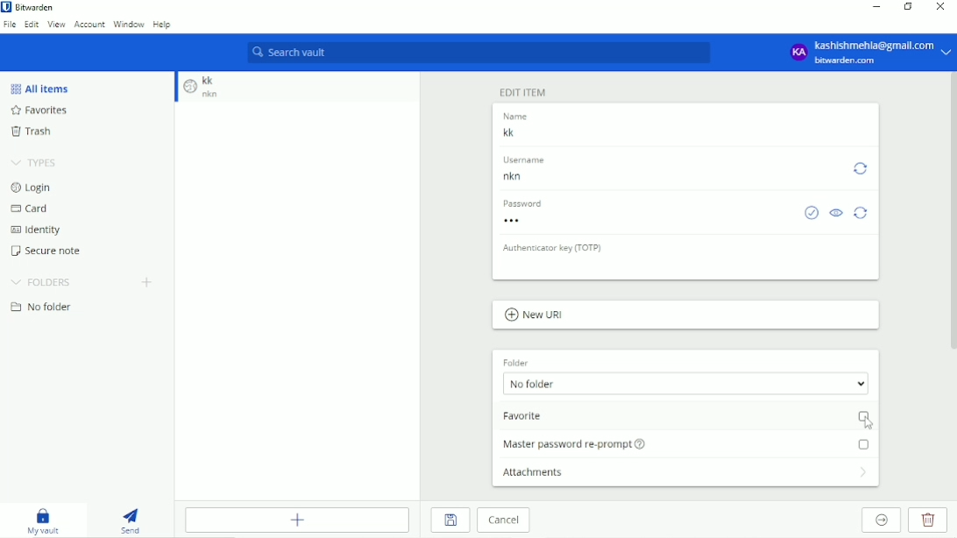 The image size is (957, 538). What do you see at coordinates (37, 163) in the screenshot?
I see `Types` at bounding box center [37, 163].